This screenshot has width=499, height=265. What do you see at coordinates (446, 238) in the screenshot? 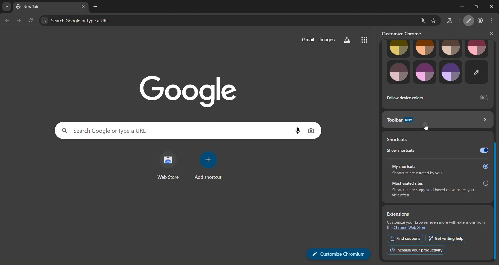
I see `get writing help` at bounding box center [446, 238].